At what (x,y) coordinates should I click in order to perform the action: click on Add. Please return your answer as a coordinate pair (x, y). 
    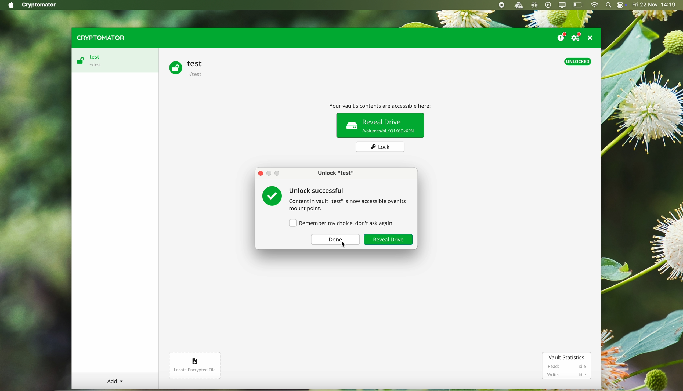
    Looking at the image, I should click on (115, 380).